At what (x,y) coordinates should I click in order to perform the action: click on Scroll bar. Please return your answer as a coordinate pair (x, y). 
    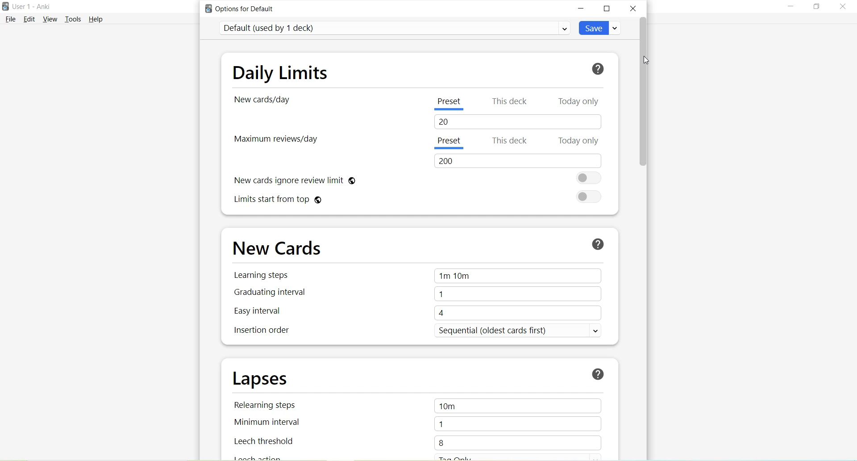
    Looking at the image, I should click on (644, 91).